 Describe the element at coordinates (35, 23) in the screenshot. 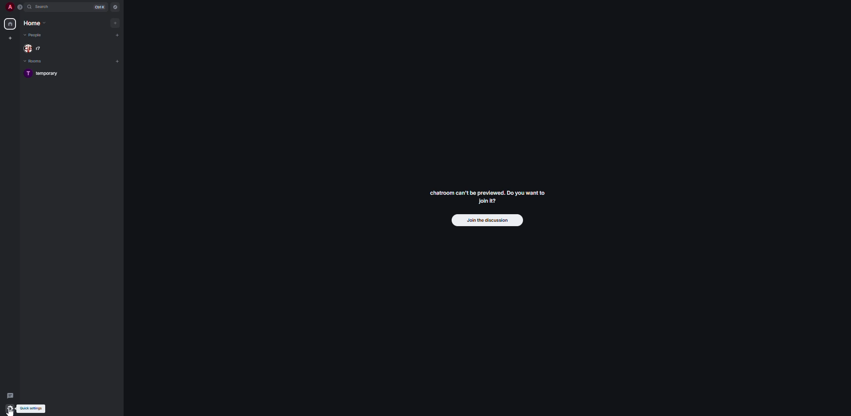

I see `home` at that location.